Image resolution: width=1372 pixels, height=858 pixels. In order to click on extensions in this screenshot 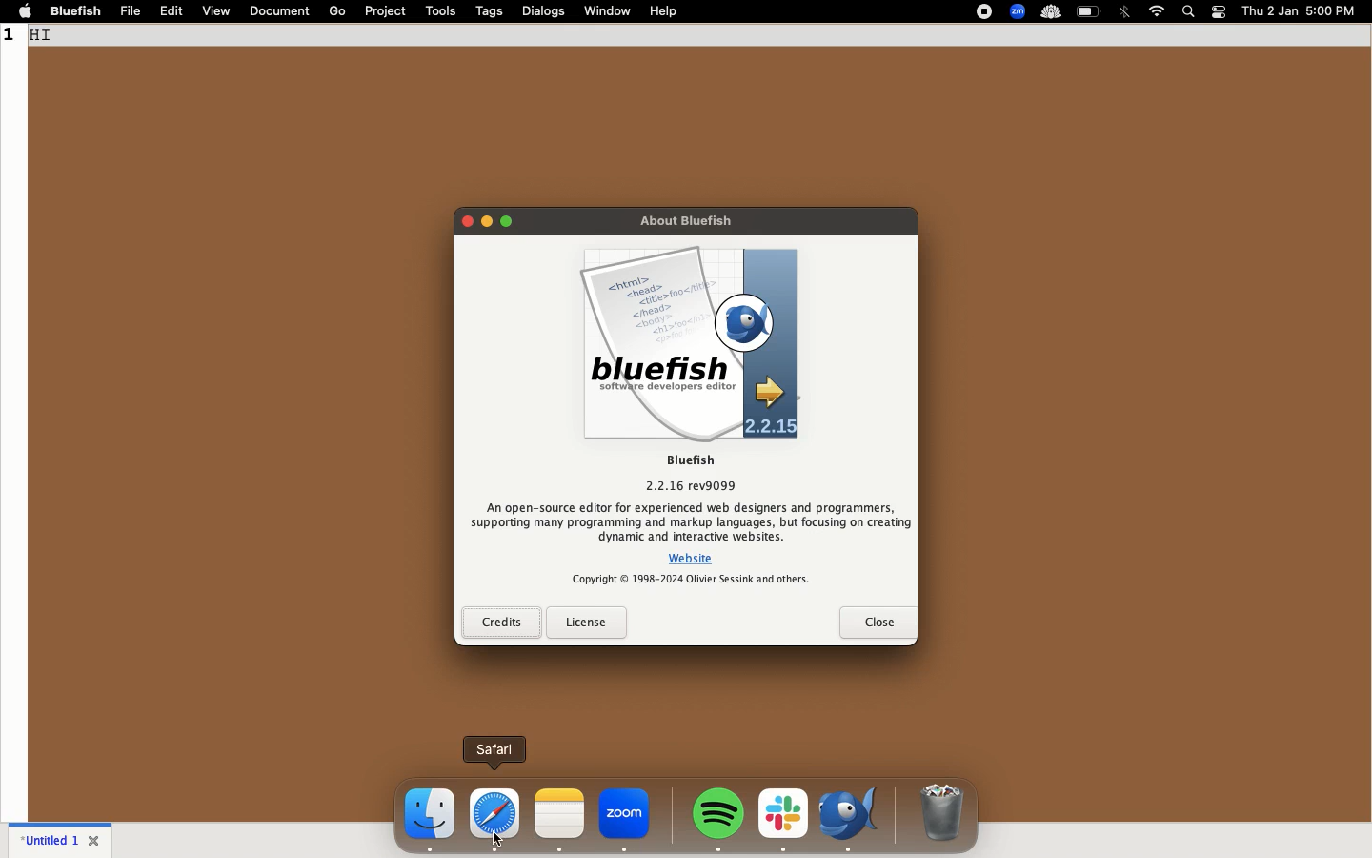, I will do `click(1019, 13)`.